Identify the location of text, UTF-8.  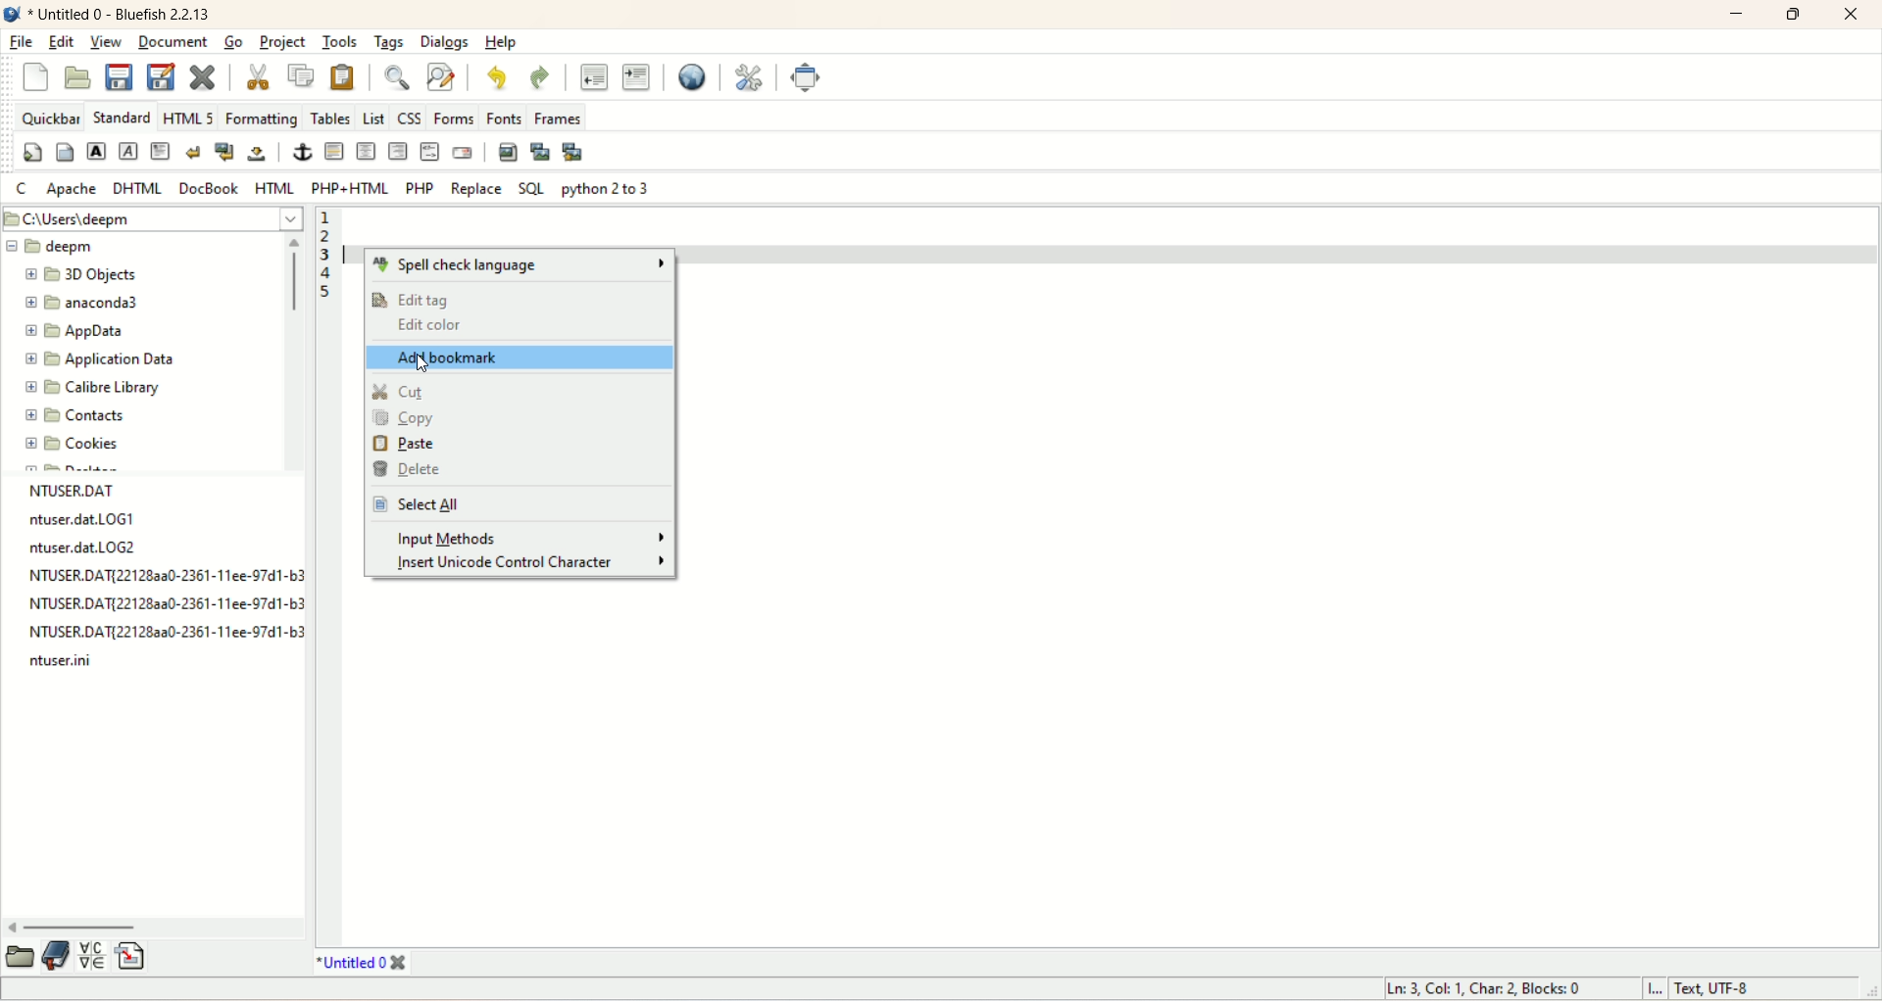
(1726, 989).